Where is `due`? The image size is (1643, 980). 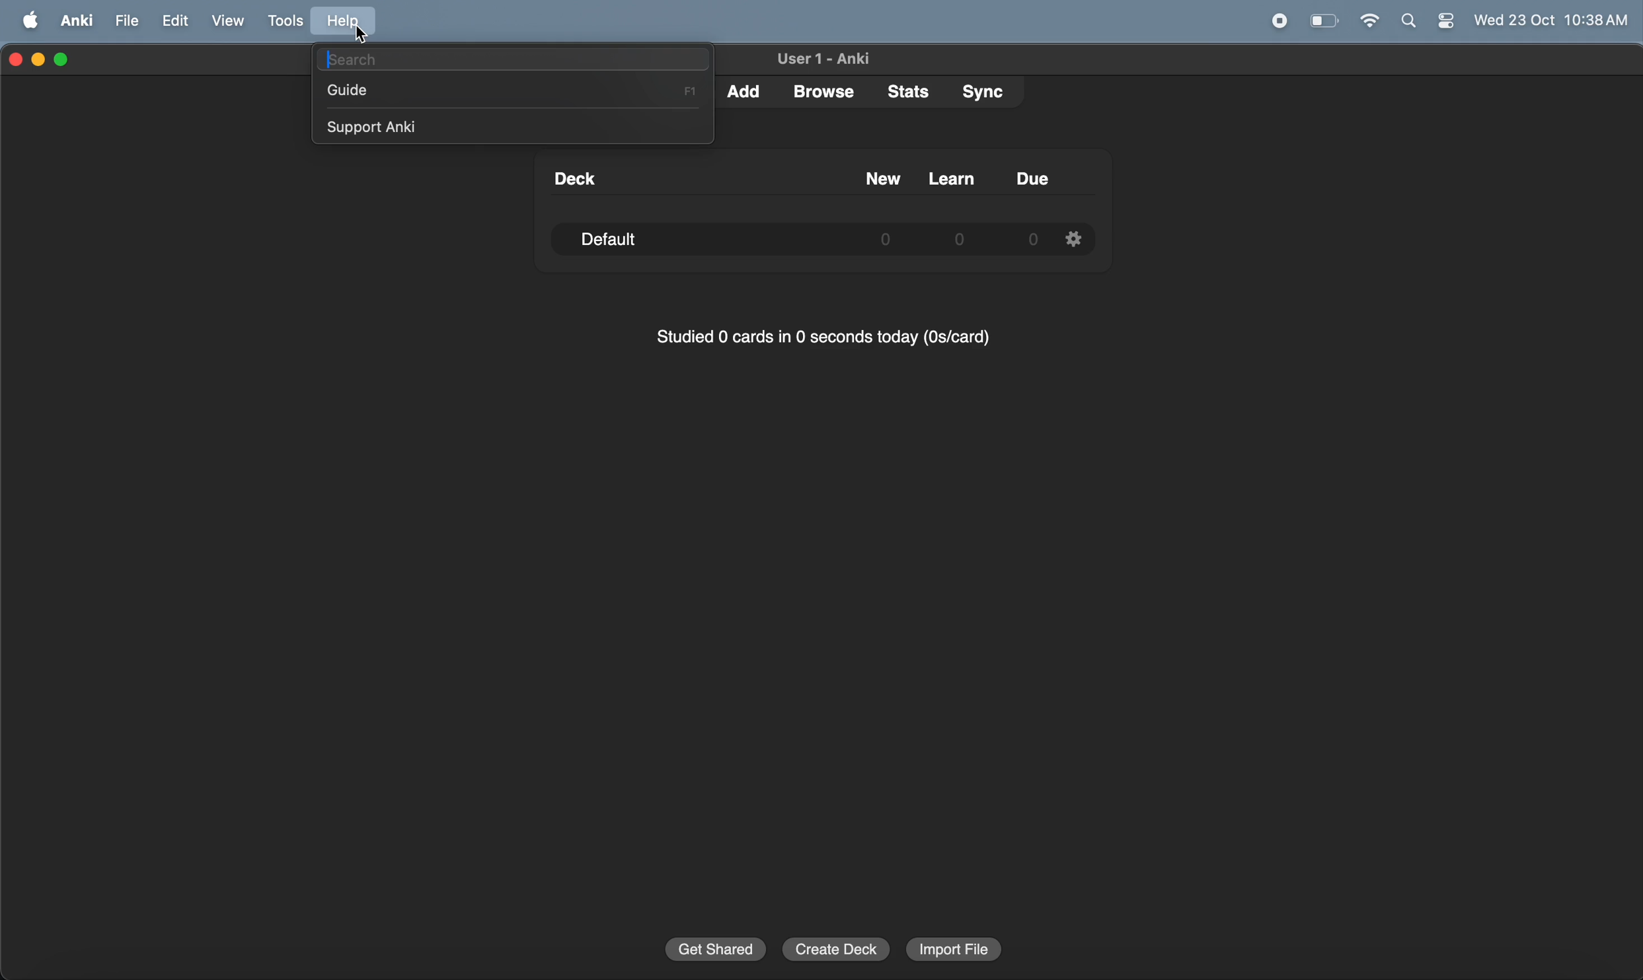 due is located at coordinates (1034, 178).